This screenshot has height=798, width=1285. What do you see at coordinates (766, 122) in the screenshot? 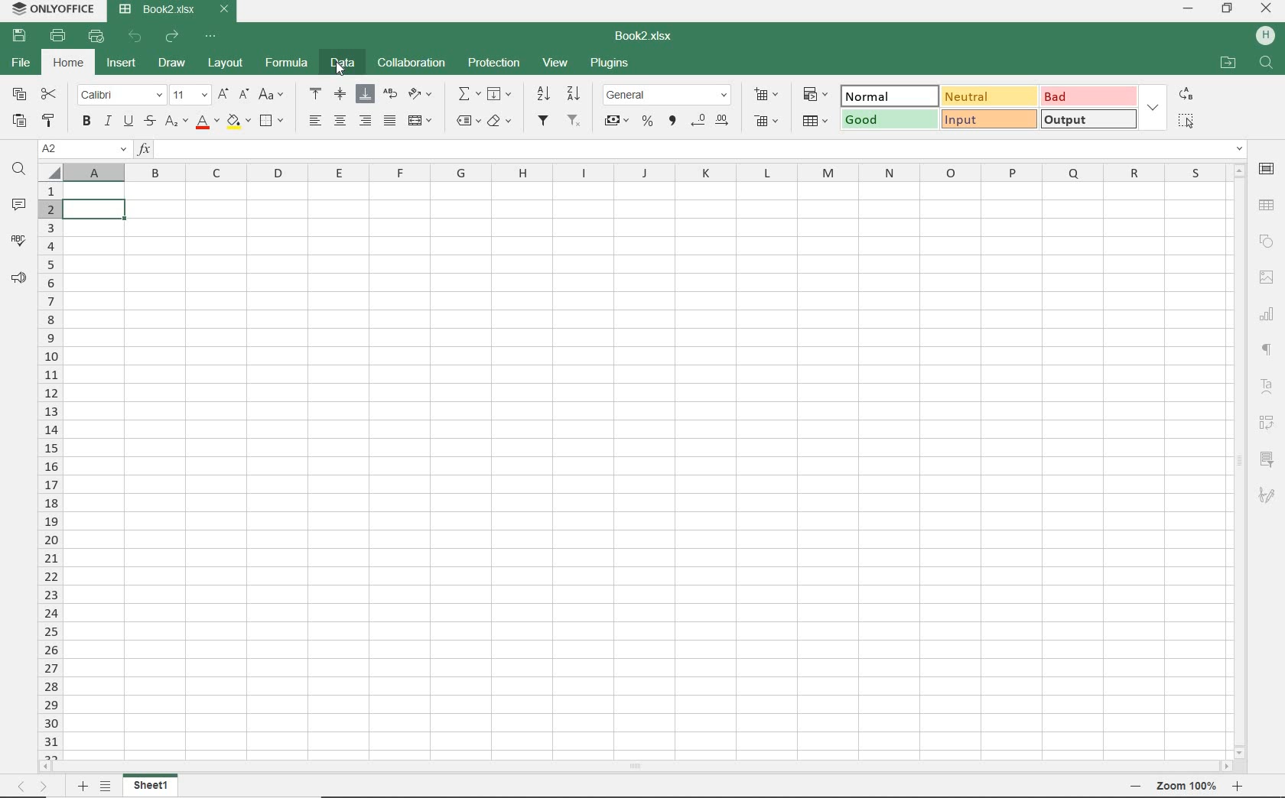
I see `DELETE CELLS` at bounding box center [766, 122].